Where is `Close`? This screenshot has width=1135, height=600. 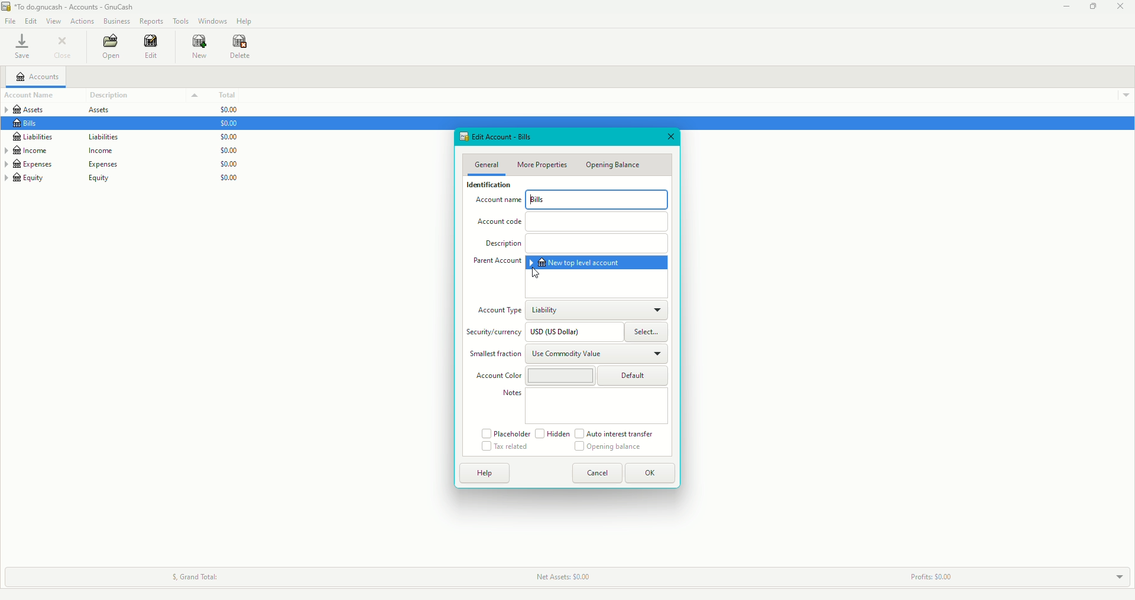
Close is located at coordinates (1123, 7).